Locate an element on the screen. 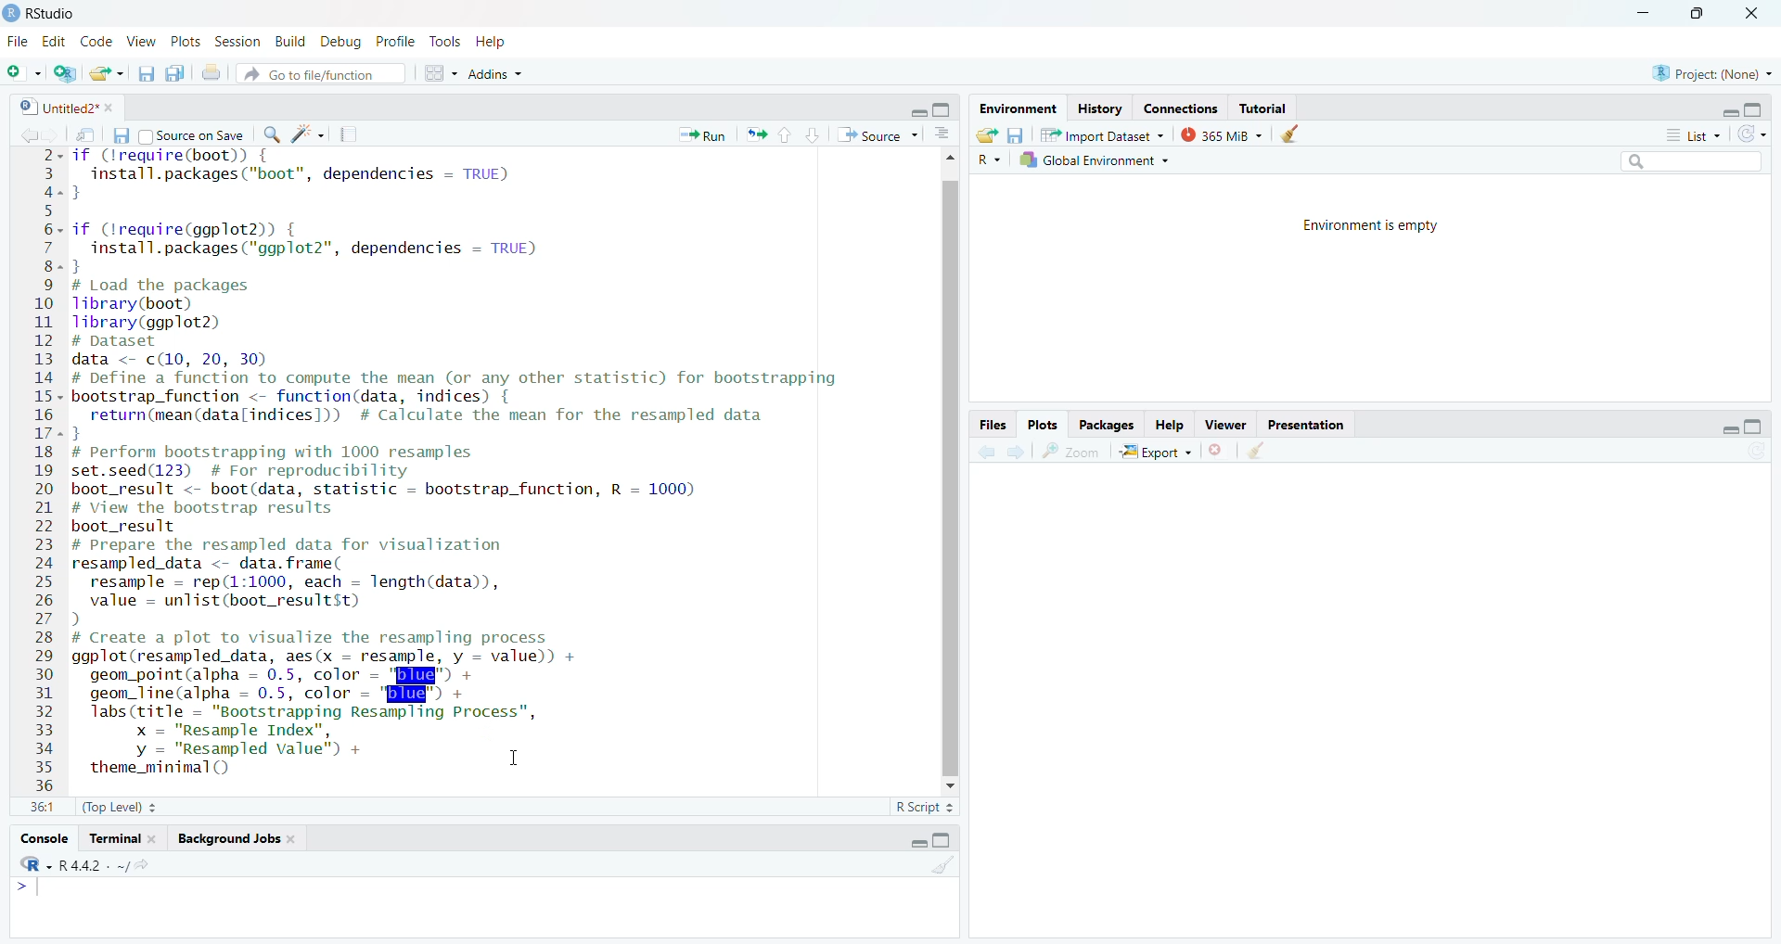 Image resolution: width=1781 pixels, height=944 pixels. background Jobs is located at coordinates (236, 842).